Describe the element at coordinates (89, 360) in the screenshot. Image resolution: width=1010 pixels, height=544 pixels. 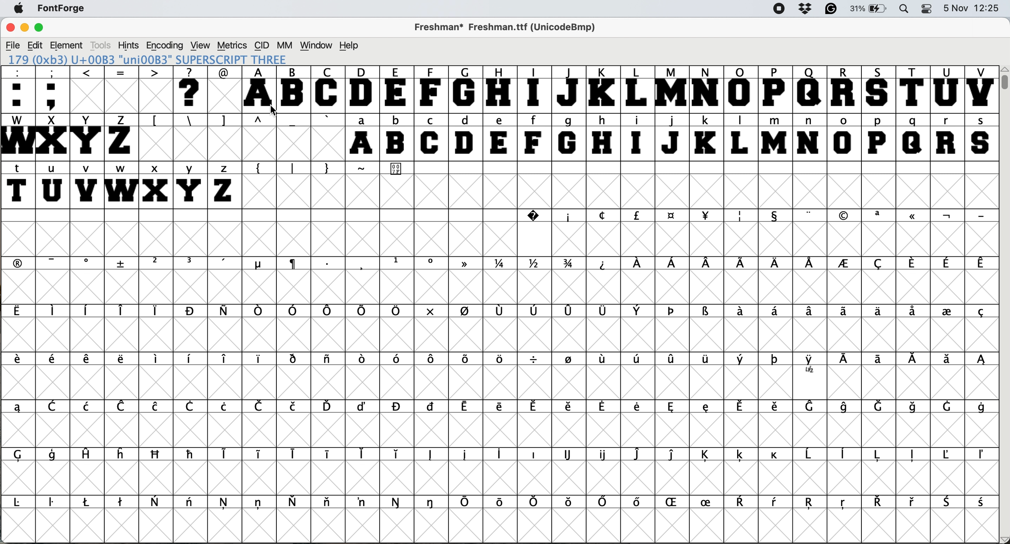
I see `symbol` at that location.